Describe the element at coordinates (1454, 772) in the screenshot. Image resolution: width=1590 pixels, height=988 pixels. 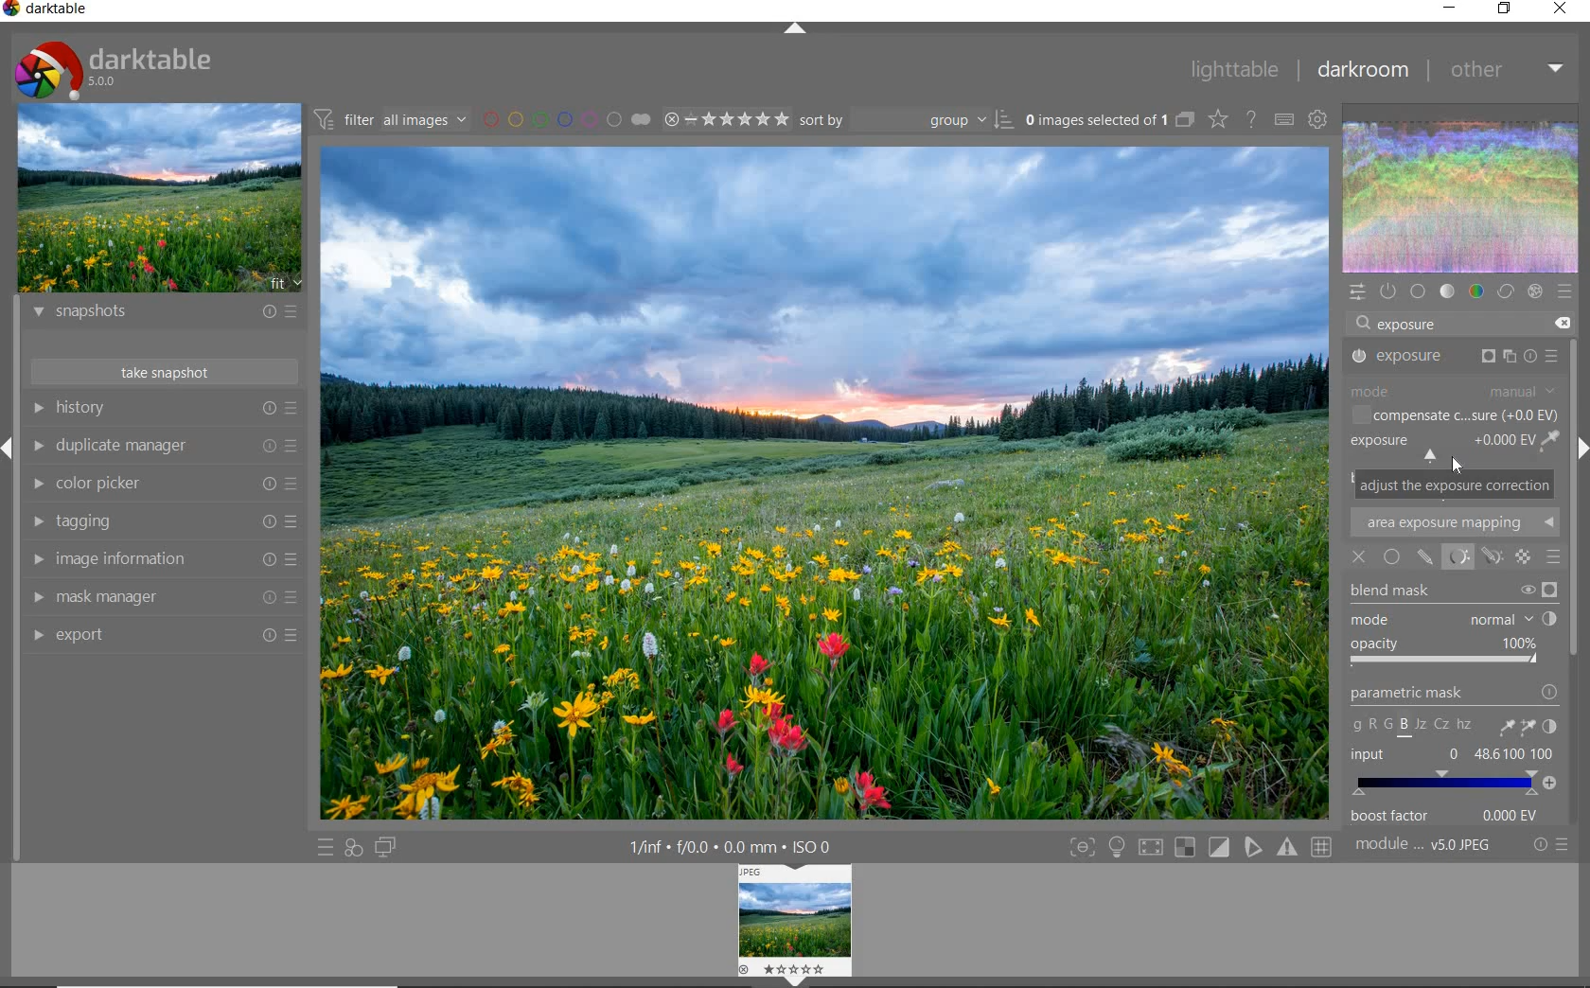
I see `Input` at that location.